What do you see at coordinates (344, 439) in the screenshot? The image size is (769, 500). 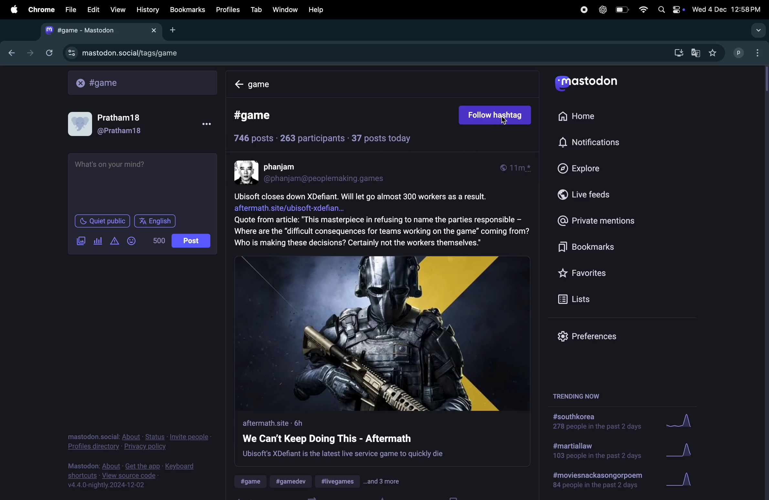 I see `we cant keep doing ` at bounding box center [344, 439].